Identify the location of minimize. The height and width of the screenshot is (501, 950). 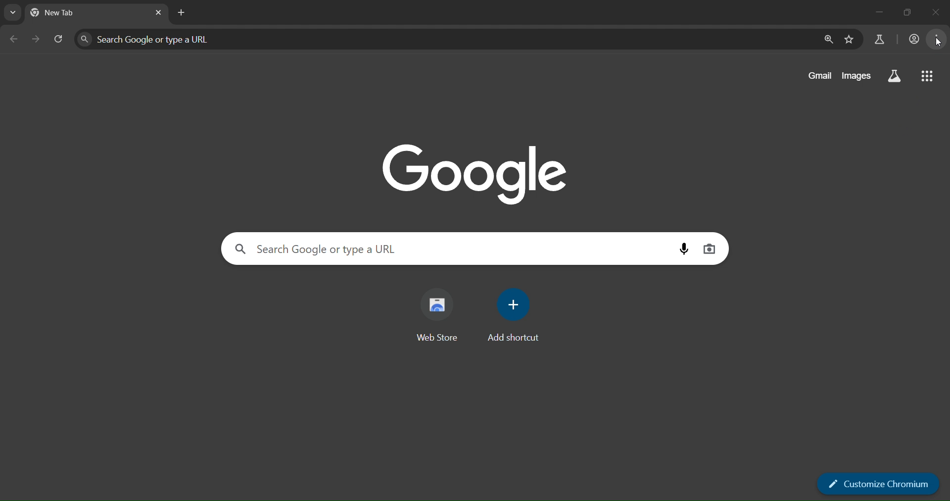
(877, 10).